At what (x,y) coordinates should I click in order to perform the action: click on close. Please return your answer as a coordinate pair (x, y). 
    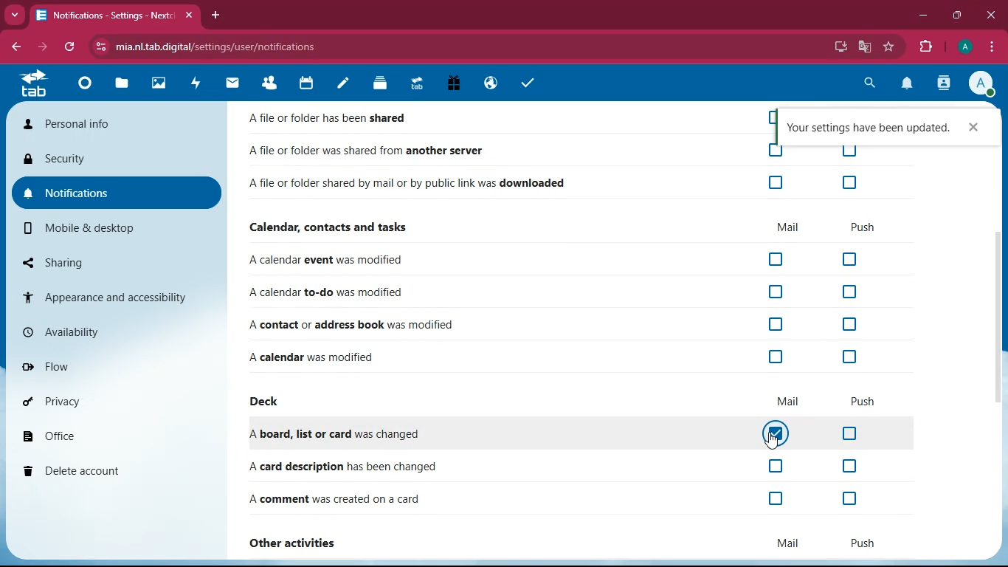
    Looking at the image, I should click on (990, 15).